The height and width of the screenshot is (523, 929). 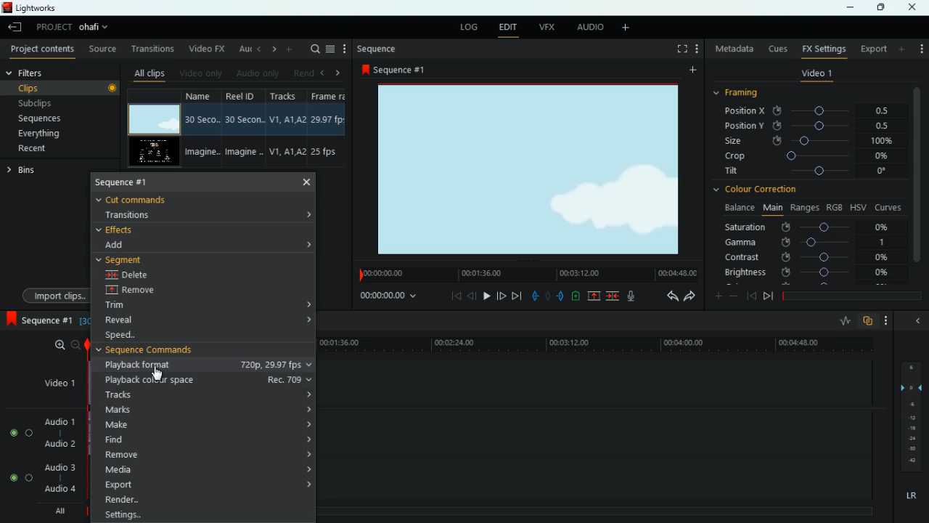 What do you see at coordinates (671, 296) in the screenshot?
I see `back` at bounding box center [671, 296].